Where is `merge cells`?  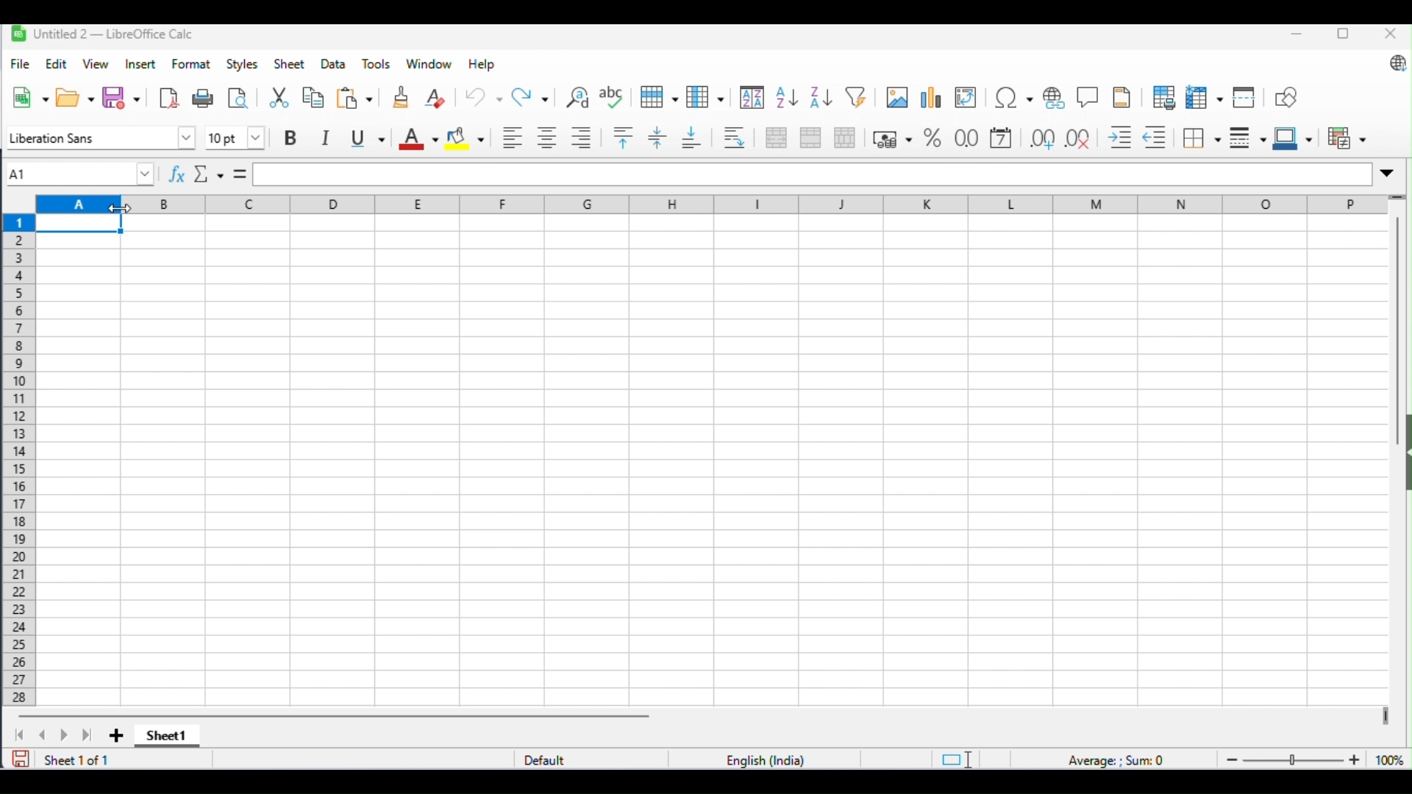
merge cells is located at coordinates (810, 136).